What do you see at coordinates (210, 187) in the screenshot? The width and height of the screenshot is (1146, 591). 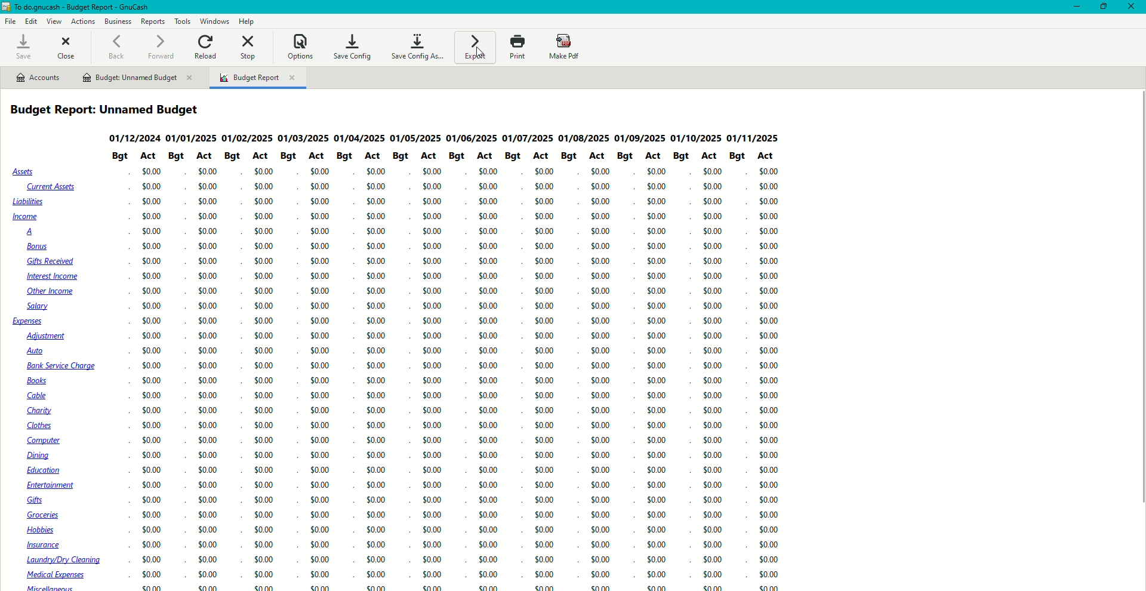 I see `0.00` at bounding box center [210, 187].